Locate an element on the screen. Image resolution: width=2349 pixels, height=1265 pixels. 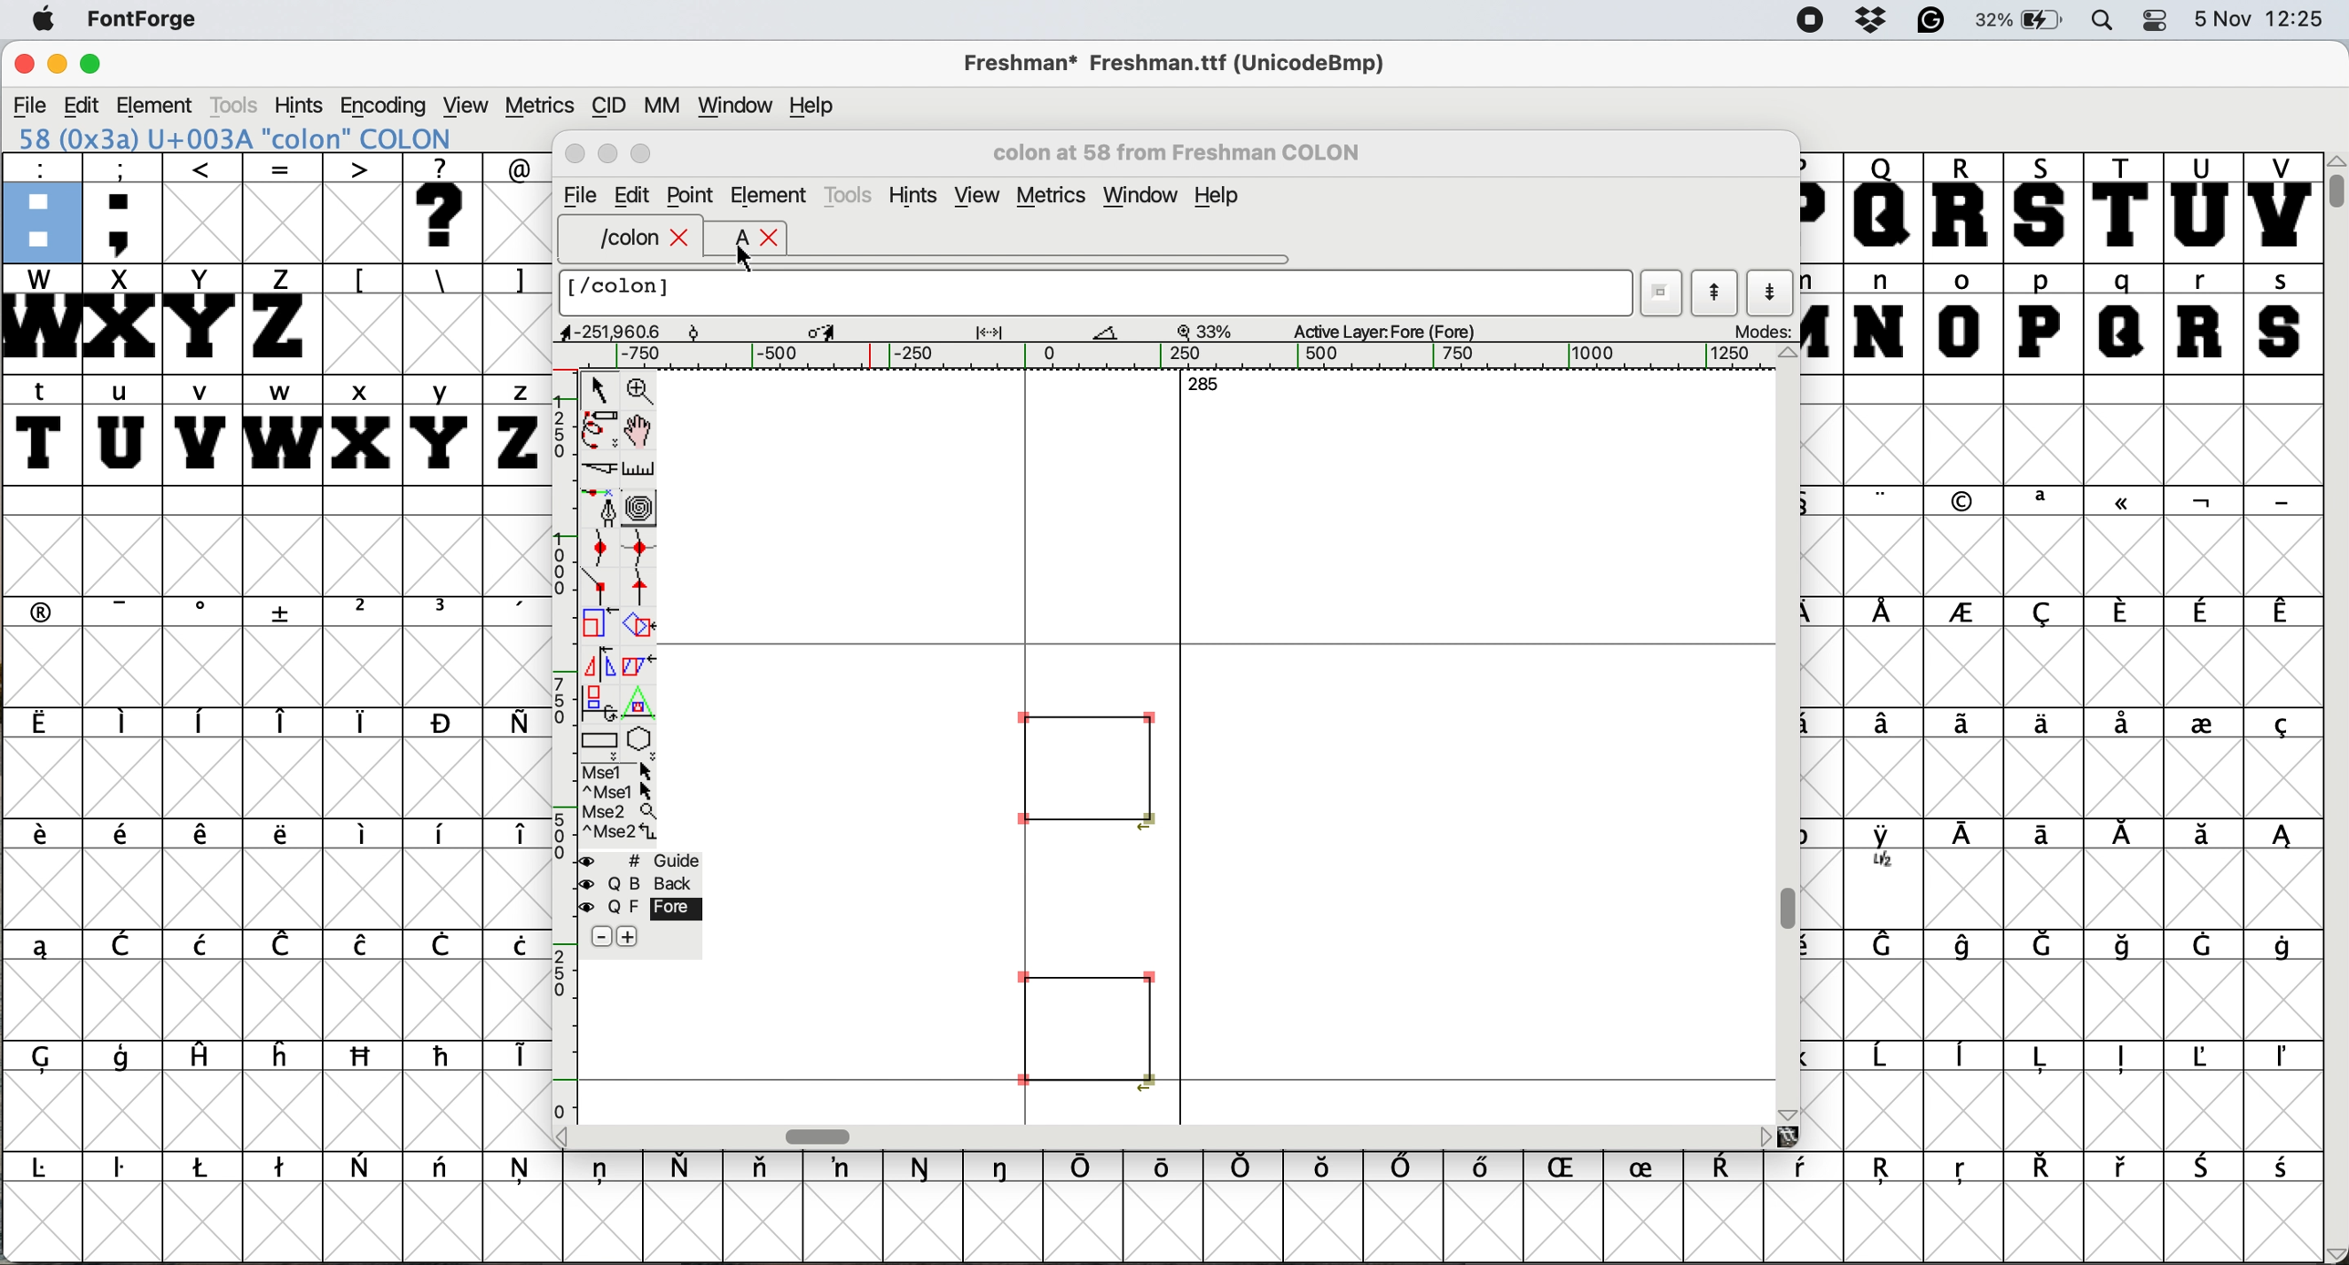
symbol is located at coordinates (447, 835).